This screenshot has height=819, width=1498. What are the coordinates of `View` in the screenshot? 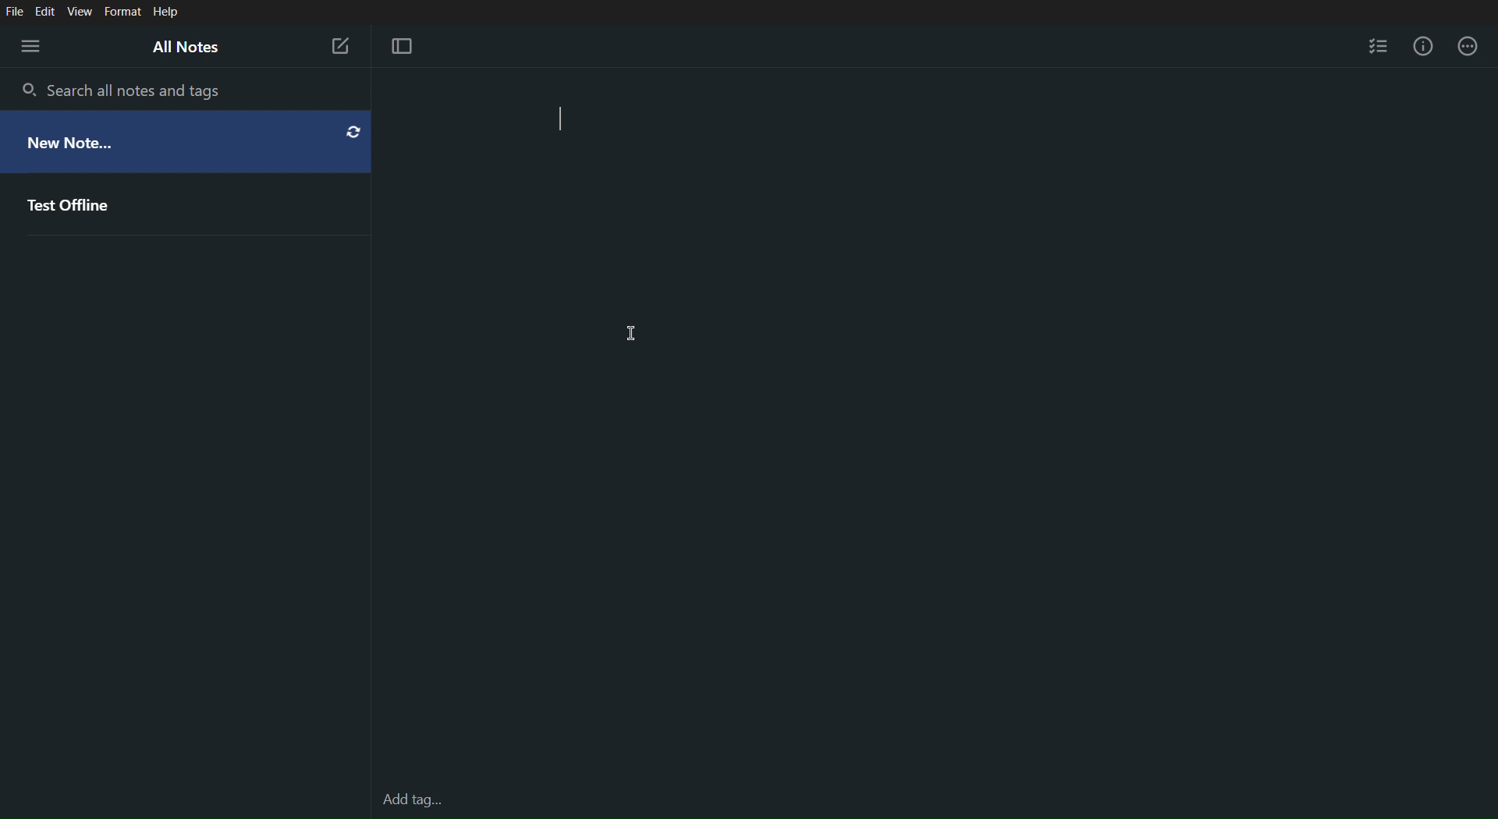 It's located at (82, 10).